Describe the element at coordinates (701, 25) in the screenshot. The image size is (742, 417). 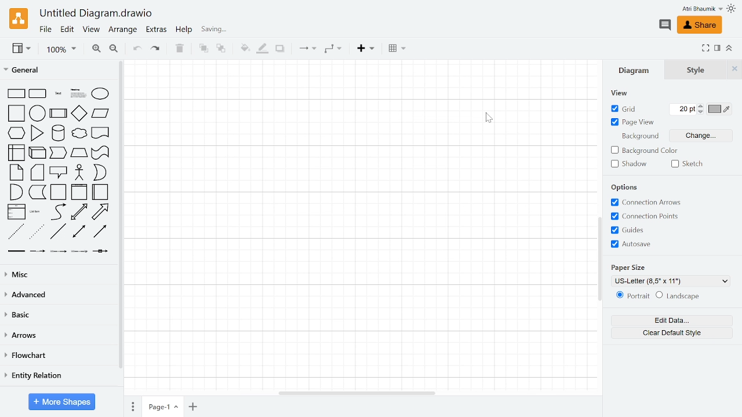
I see `Share` at that location.